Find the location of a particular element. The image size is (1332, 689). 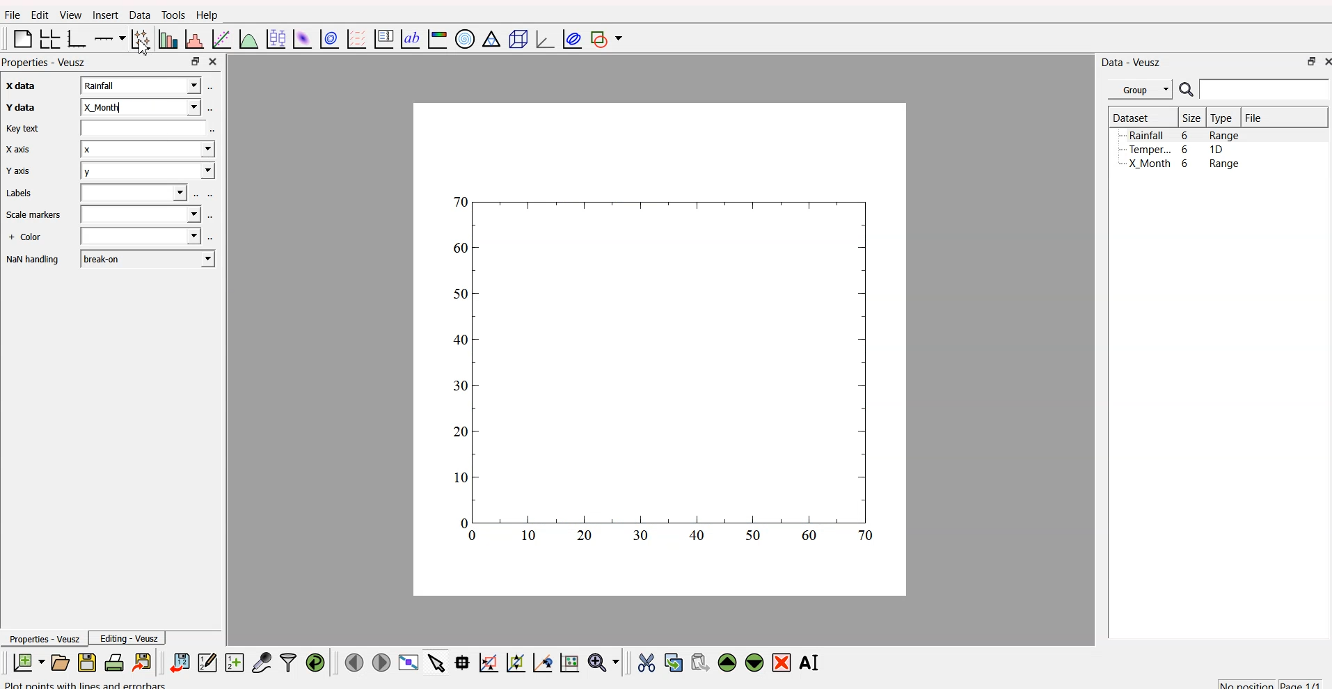

Insert is located at coordinates (104, 15).